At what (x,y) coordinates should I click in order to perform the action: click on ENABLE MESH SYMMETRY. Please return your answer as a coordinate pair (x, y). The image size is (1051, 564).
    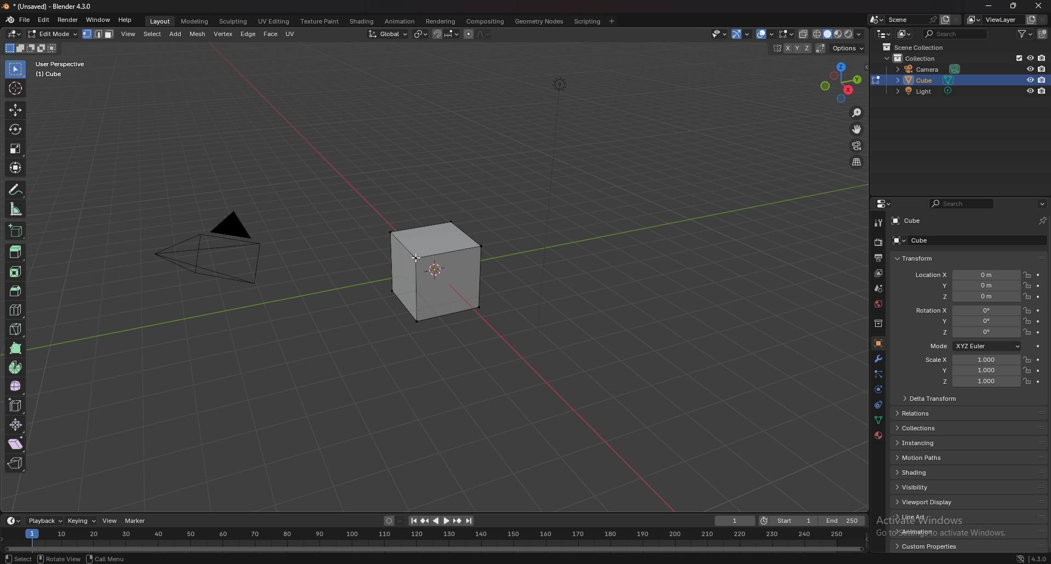
    Looking at the image, I should click on (791, 49).